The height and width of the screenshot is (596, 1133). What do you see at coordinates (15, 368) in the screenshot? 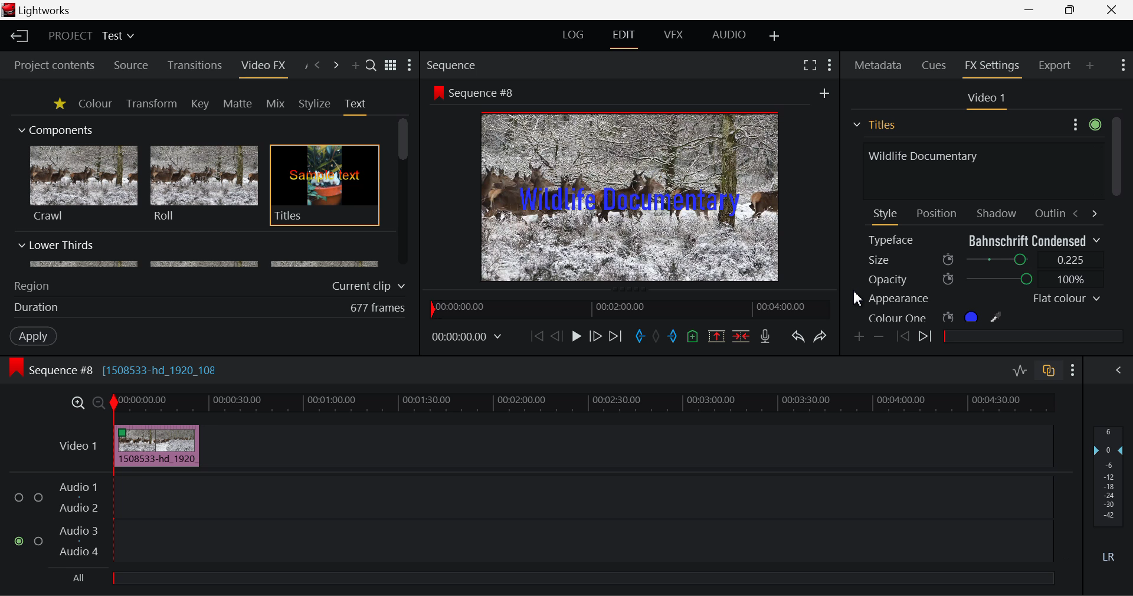
I see `icon` at bounding box center [15, 368].